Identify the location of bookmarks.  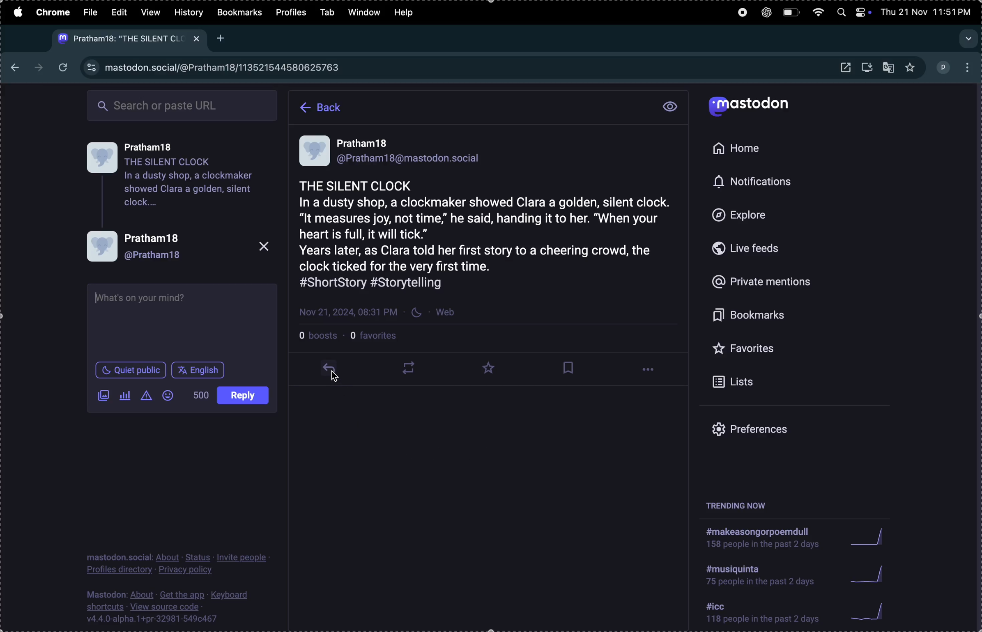
(239, 14).